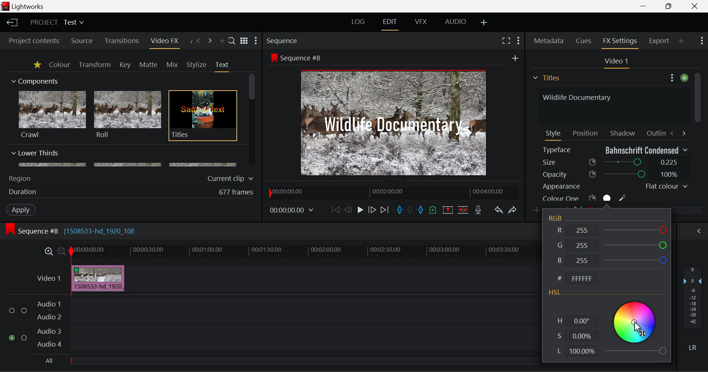 The width and height of the screenshot is (708, 372). I want to click on Typeface, so click(615, 150).